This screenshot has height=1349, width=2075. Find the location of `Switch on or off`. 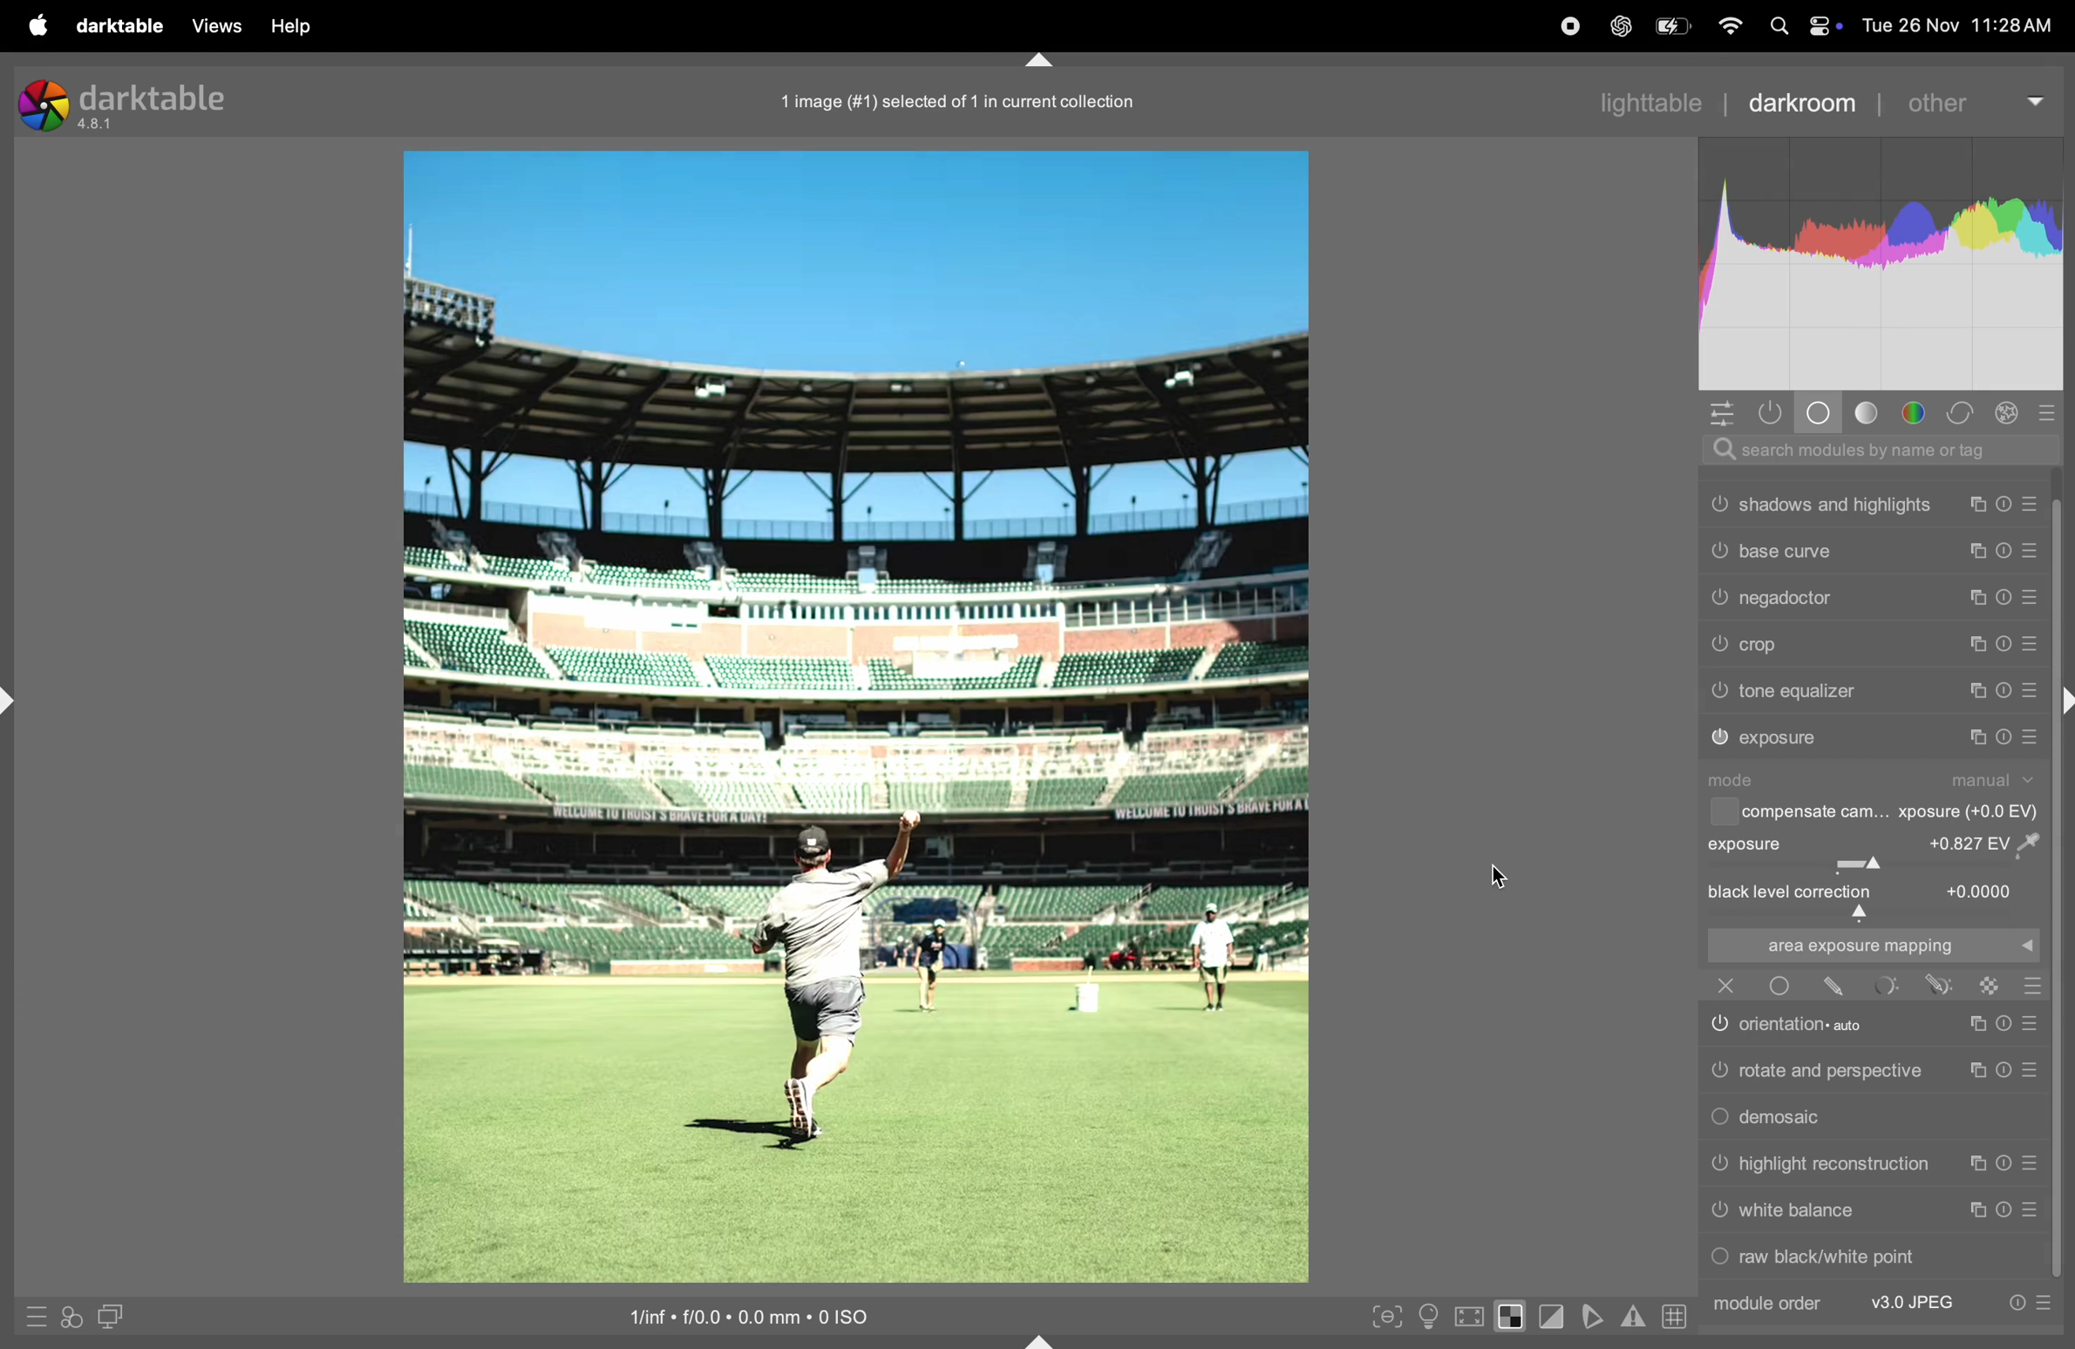

Switch on or off is located at coordinates (1720, 738).